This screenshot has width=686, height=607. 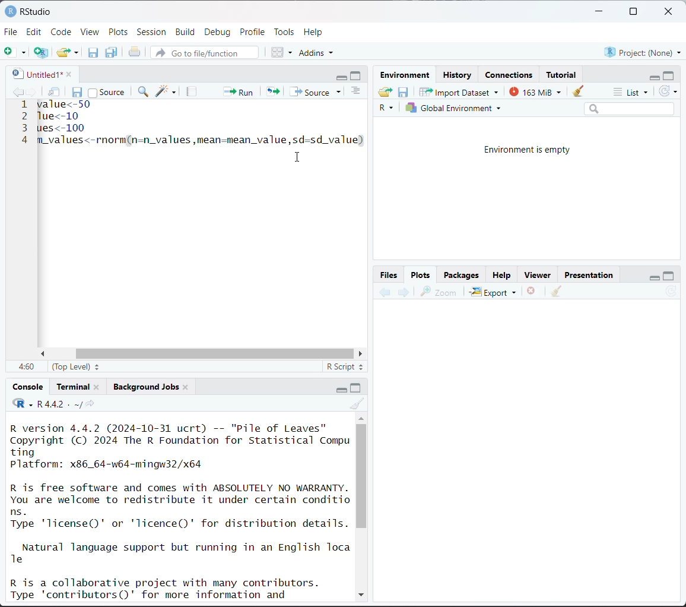 I want to click on Plots, so click(x=421, y=274).